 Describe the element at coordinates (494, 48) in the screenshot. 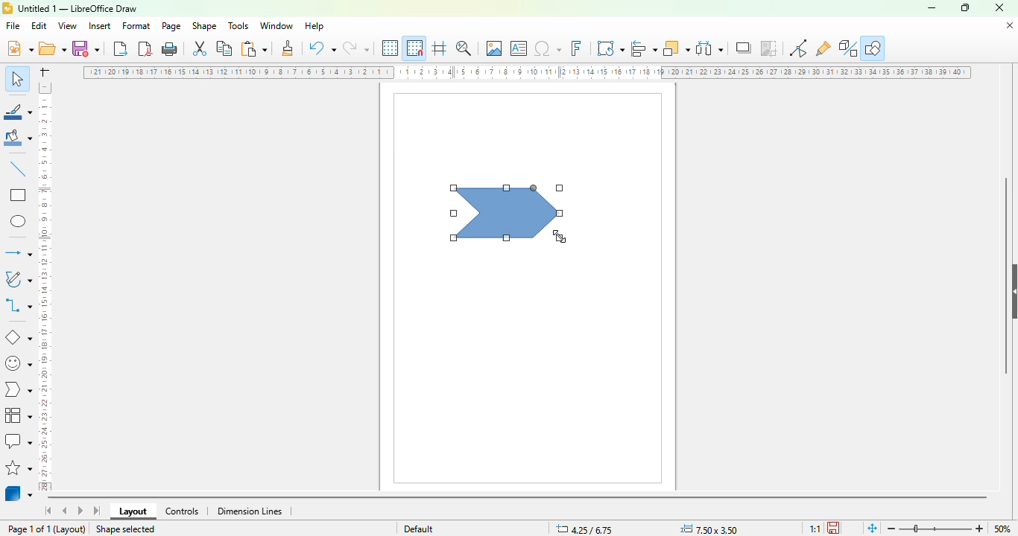

I see `insert image` at that location.